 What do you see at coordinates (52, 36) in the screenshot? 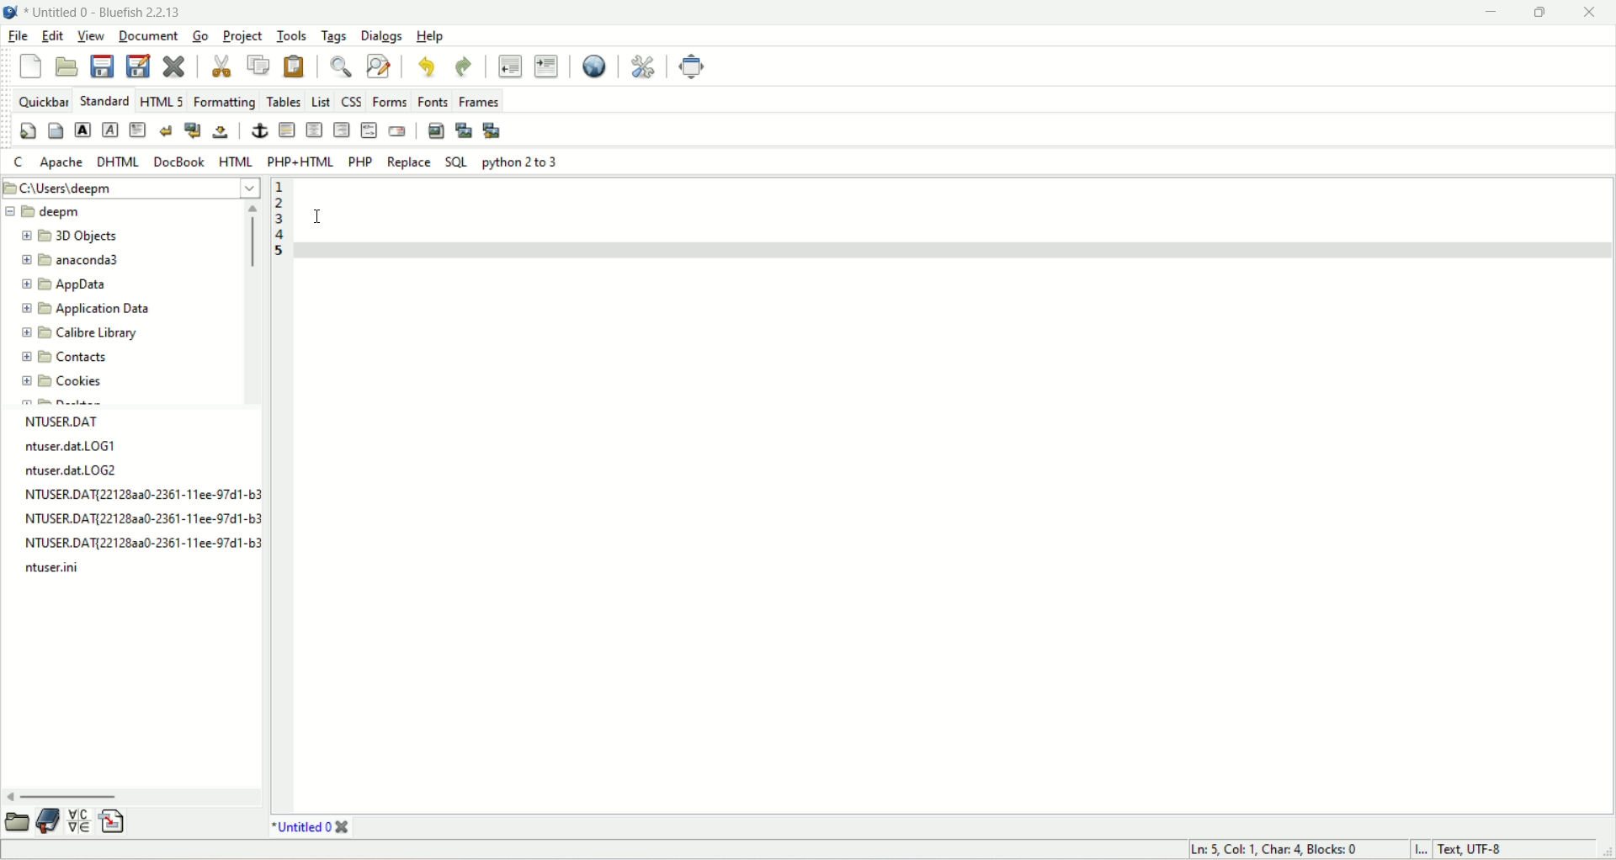
I see `edit` at bounding box center [52, 36].